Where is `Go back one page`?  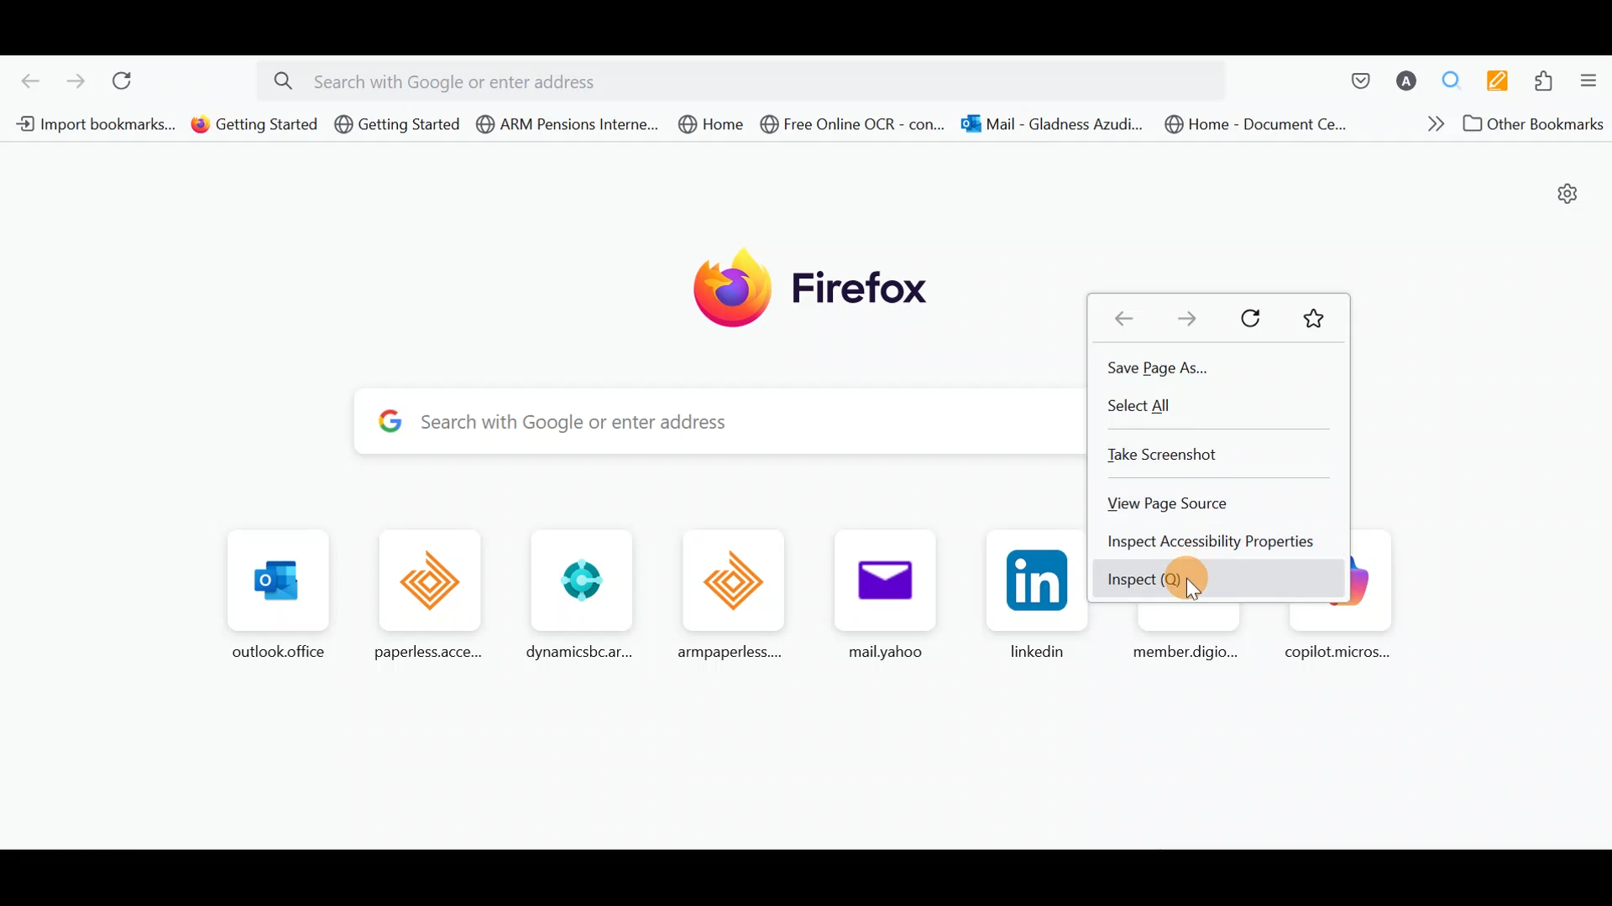 Go back one page is located at coordinates (24, 77).